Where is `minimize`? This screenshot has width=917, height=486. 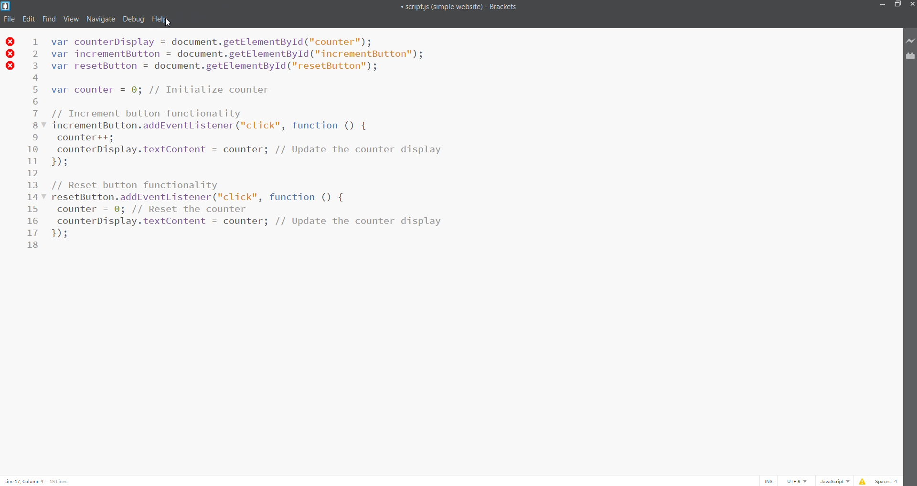 minimize is located at coordinates (883, 6).